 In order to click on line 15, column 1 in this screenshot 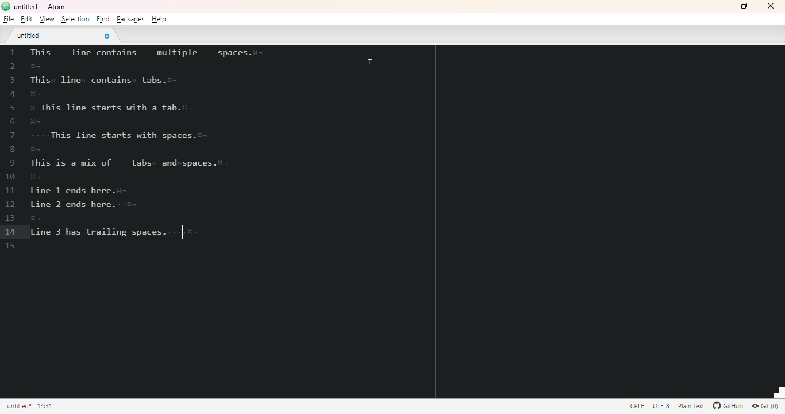, I will do `click(44, 405)`.